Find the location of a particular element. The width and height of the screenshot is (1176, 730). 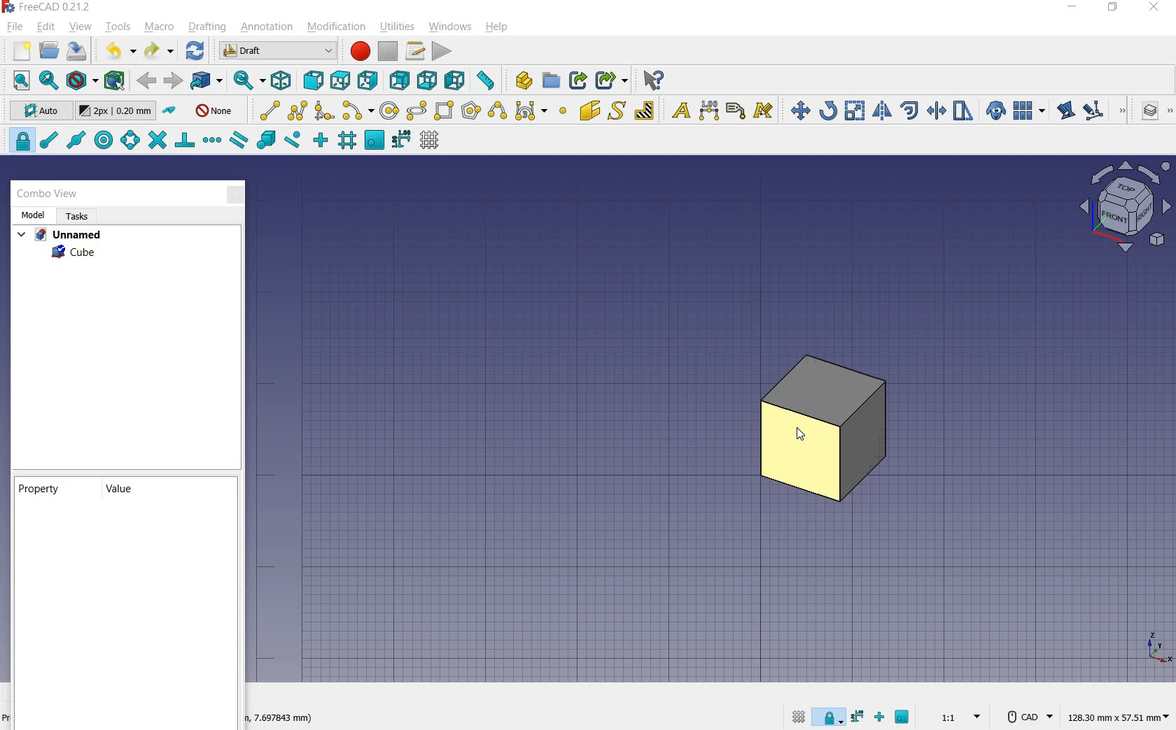

autogroup off is located at coordinates (213, 112).